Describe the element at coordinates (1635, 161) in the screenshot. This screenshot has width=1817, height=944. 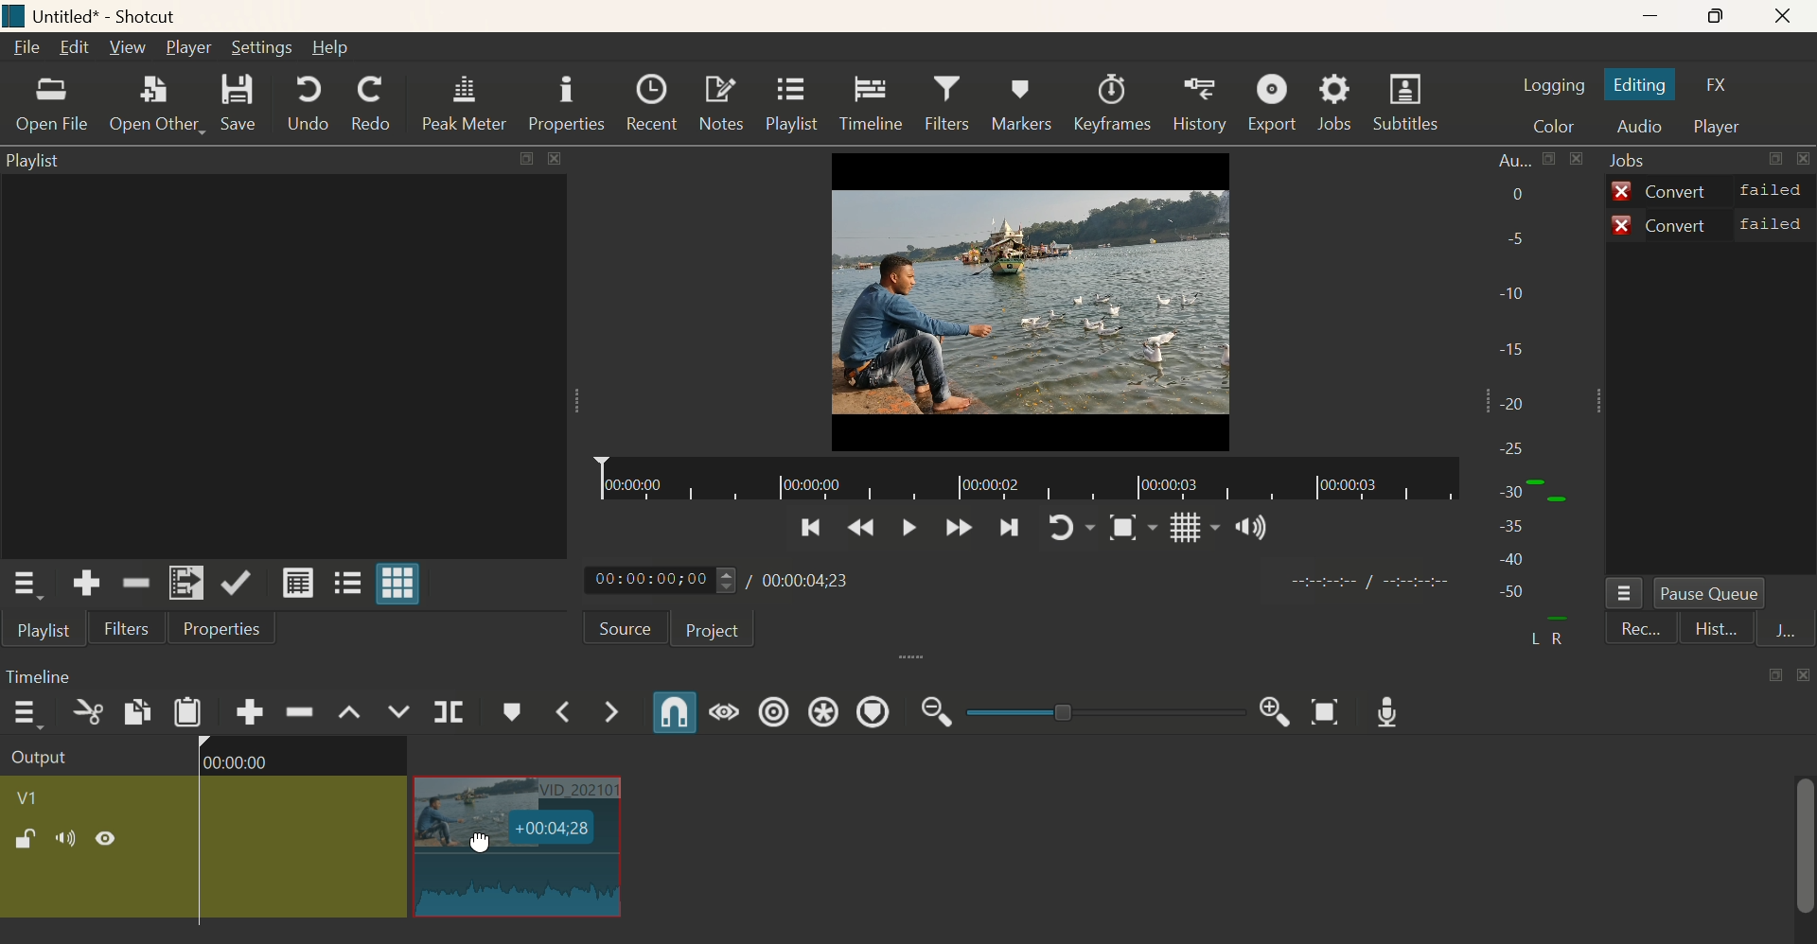
I see `Jobs` at that location.